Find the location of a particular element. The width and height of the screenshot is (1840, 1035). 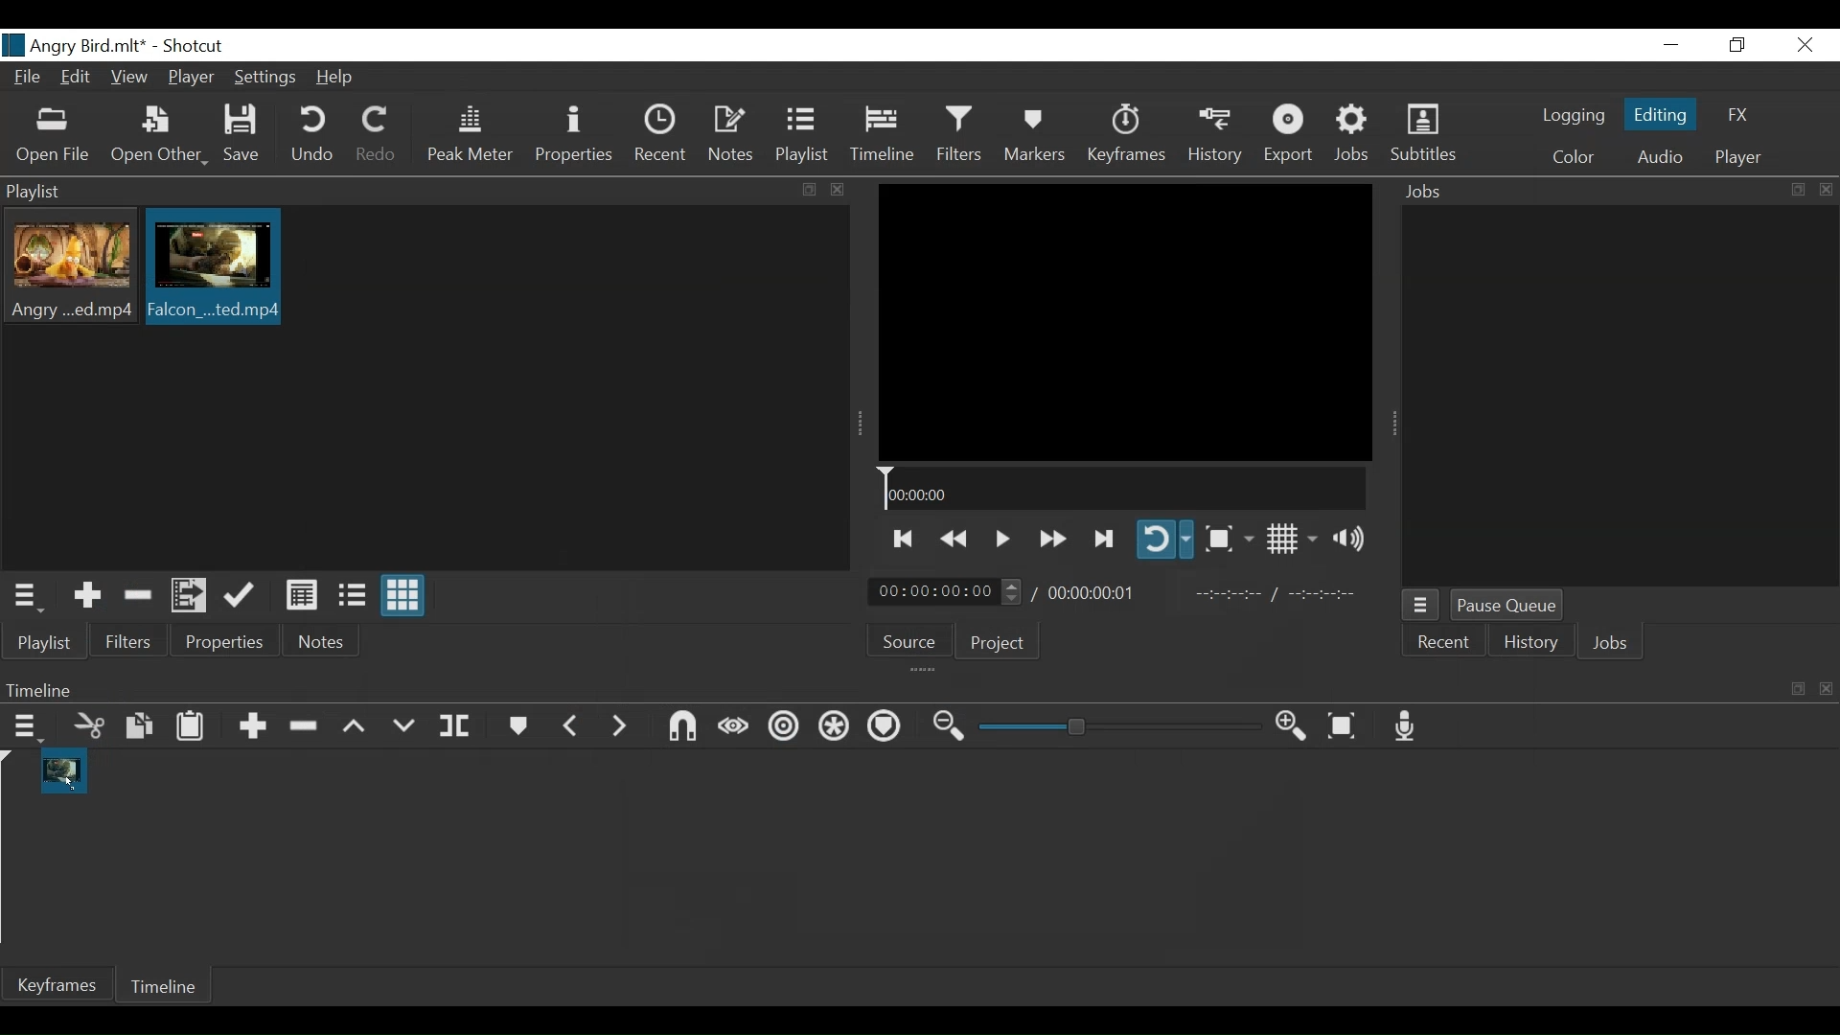

Record audio is located at coordinates (1406, 725).